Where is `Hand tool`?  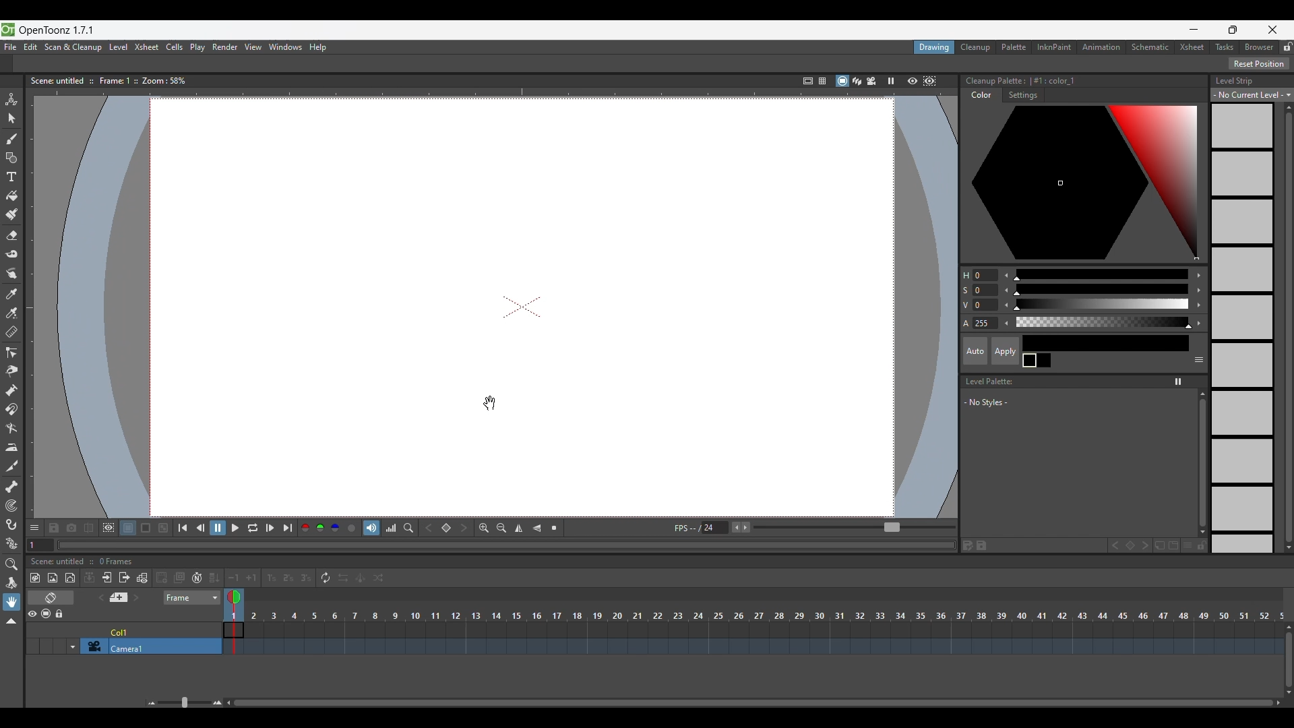 Hand tool is located at coordinates (12, 603).